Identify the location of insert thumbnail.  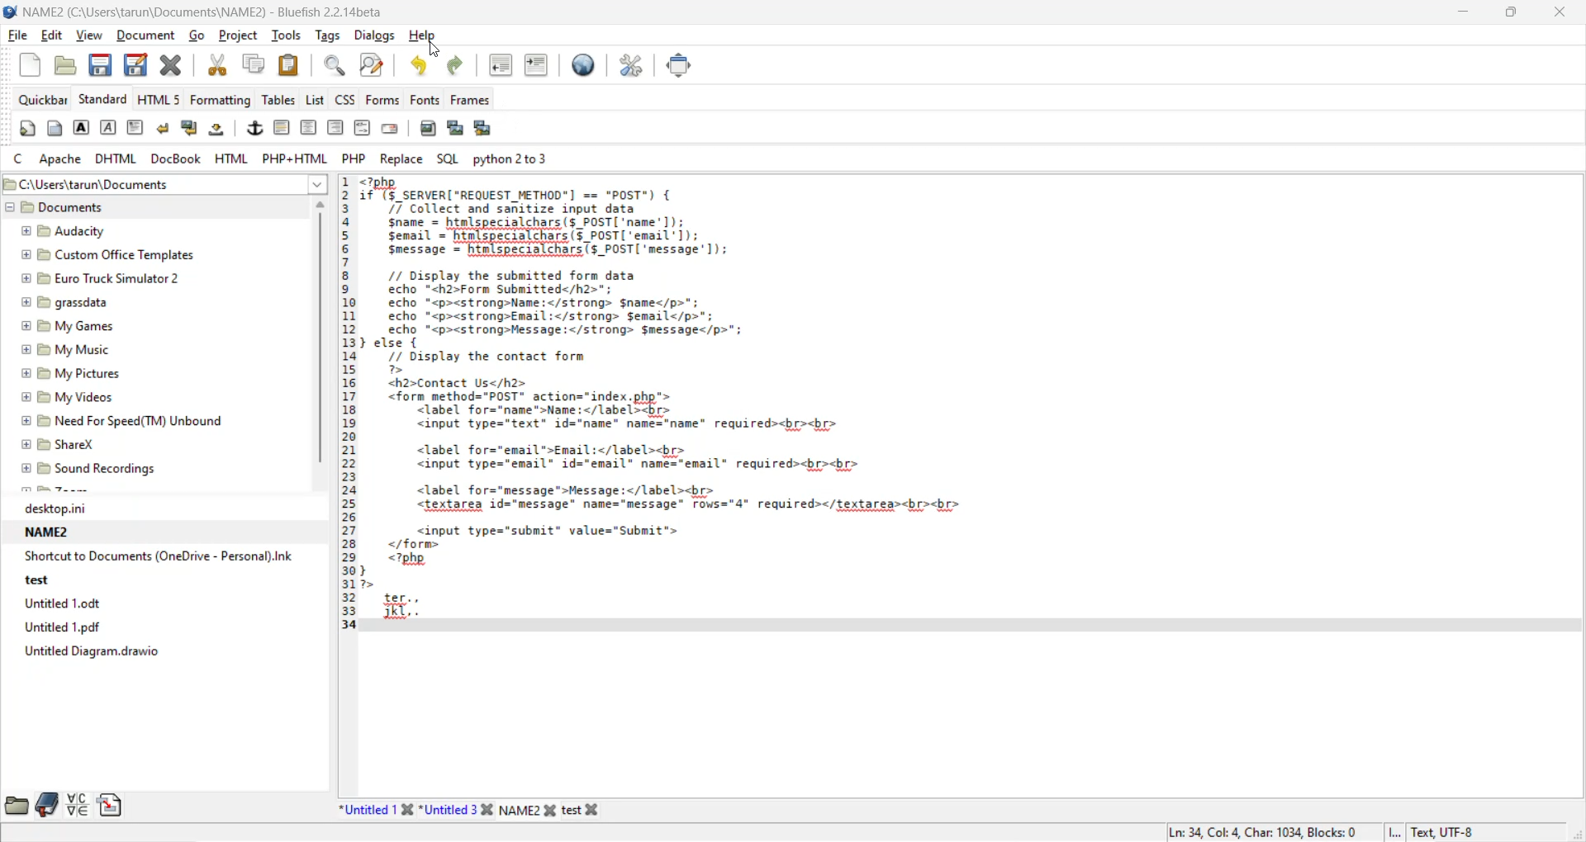
(486, 128).